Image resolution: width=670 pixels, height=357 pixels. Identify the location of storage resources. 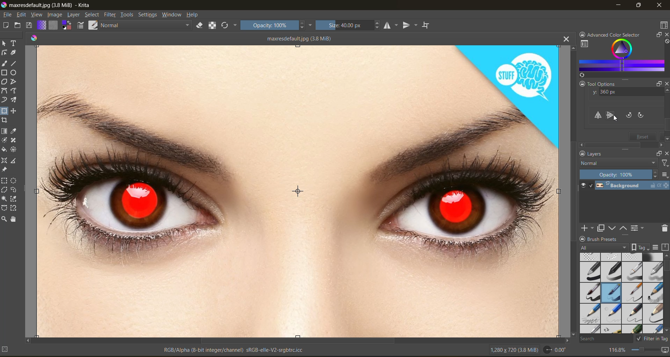
(665, 247).